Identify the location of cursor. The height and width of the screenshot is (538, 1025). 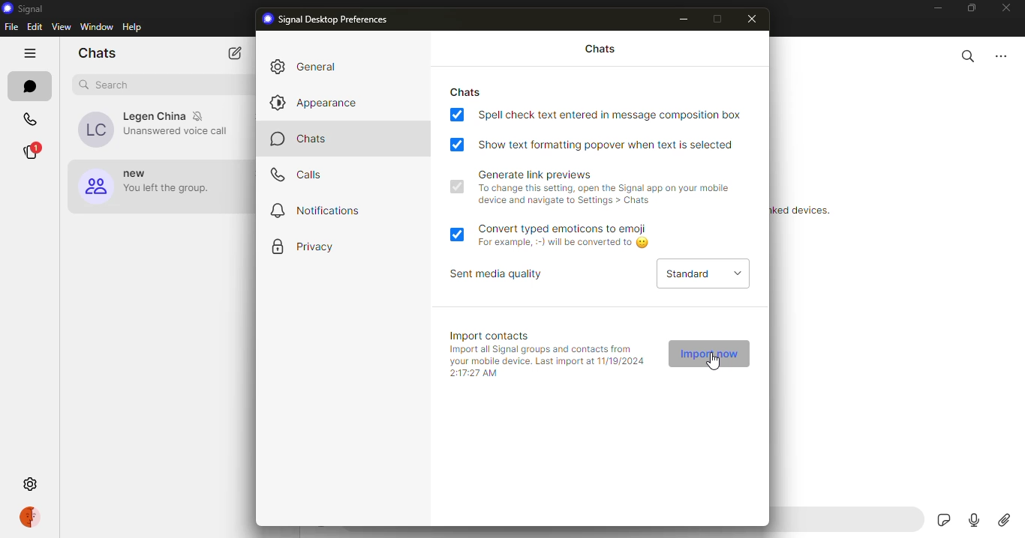
(712, 362).